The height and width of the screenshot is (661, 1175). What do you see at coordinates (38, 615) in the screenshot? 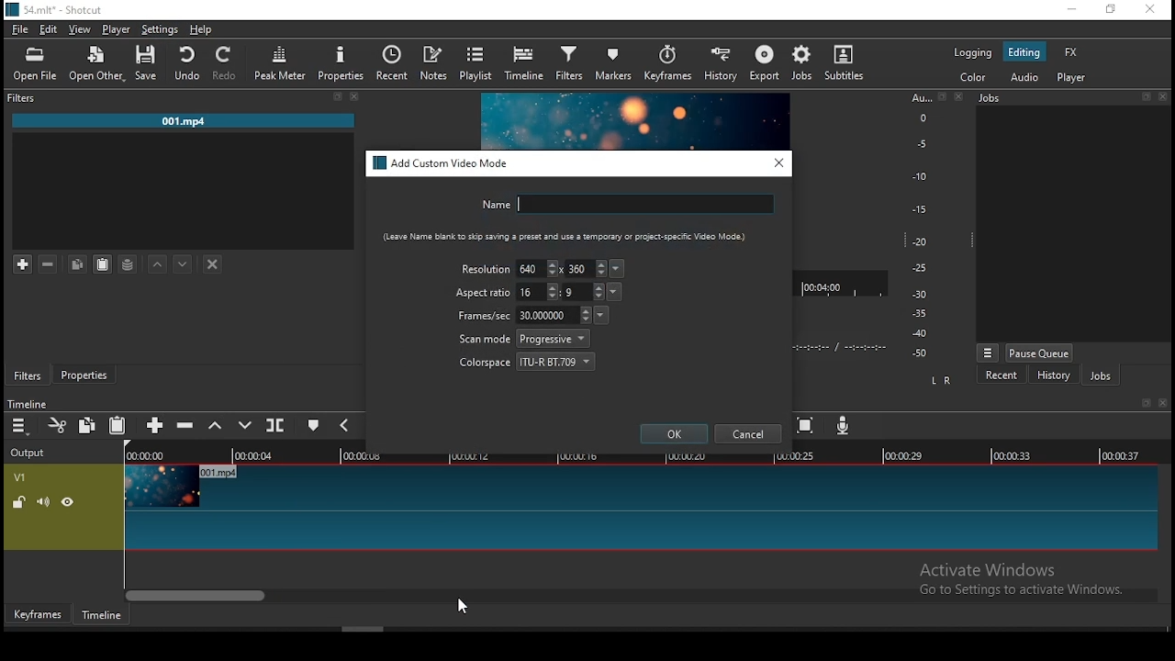
I see `keyframe` at bounding box center [38, 615].